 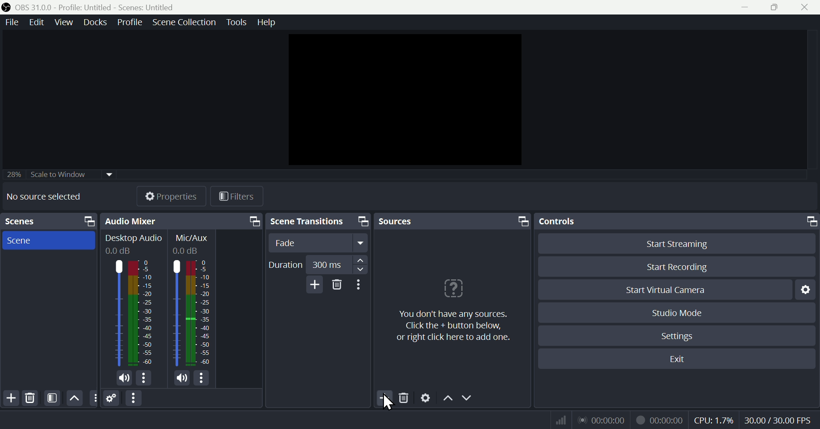 I want to click on , so click(x=683, y=243).